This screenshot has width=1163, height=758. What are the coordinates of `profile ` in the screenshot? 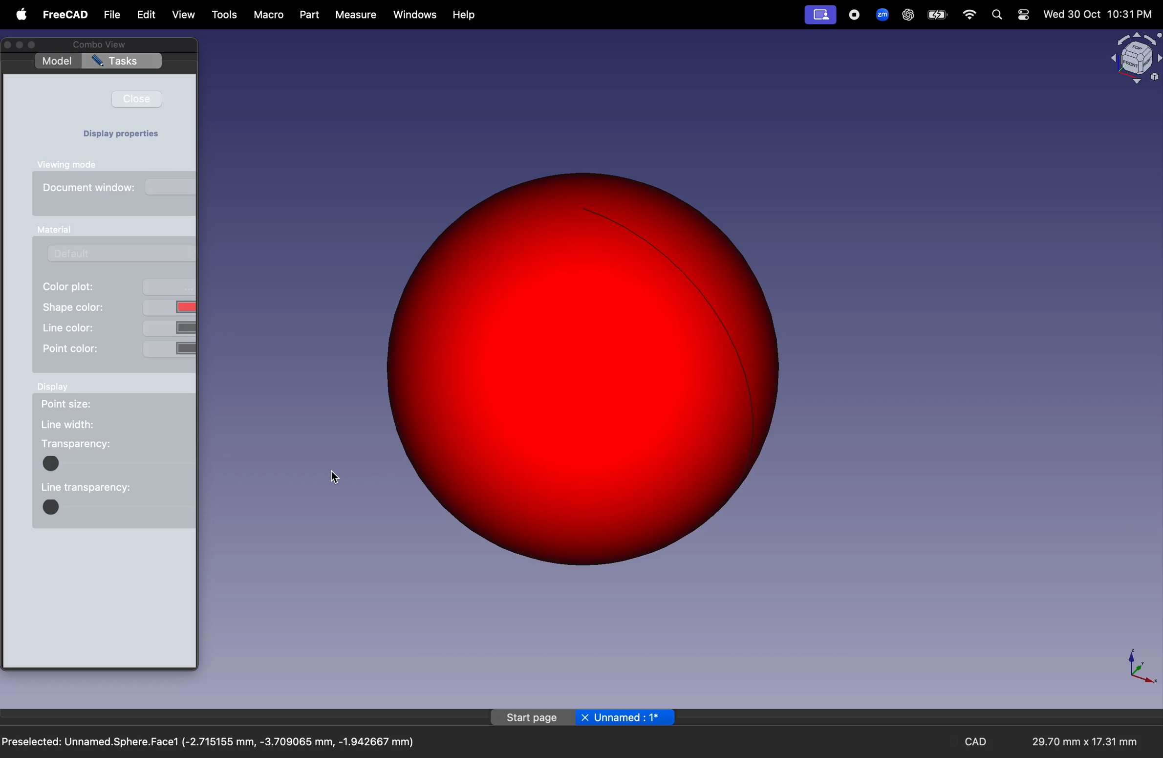 It's located at (820, 16).